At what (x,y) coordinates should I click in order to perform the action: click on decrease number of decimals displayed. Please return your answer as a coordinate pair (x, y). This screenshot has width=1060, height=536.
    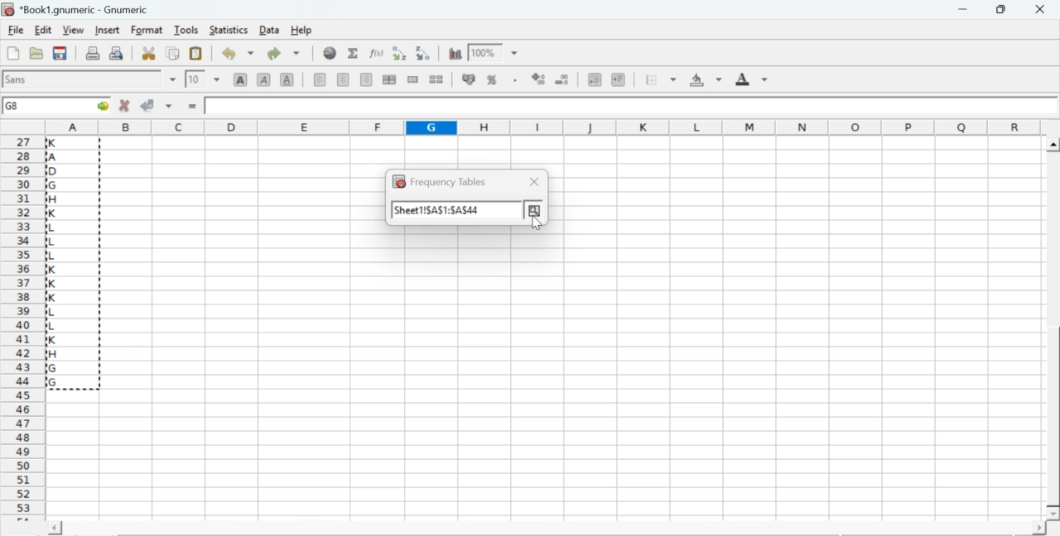
    Looking at the image, I should click on (561, 80).